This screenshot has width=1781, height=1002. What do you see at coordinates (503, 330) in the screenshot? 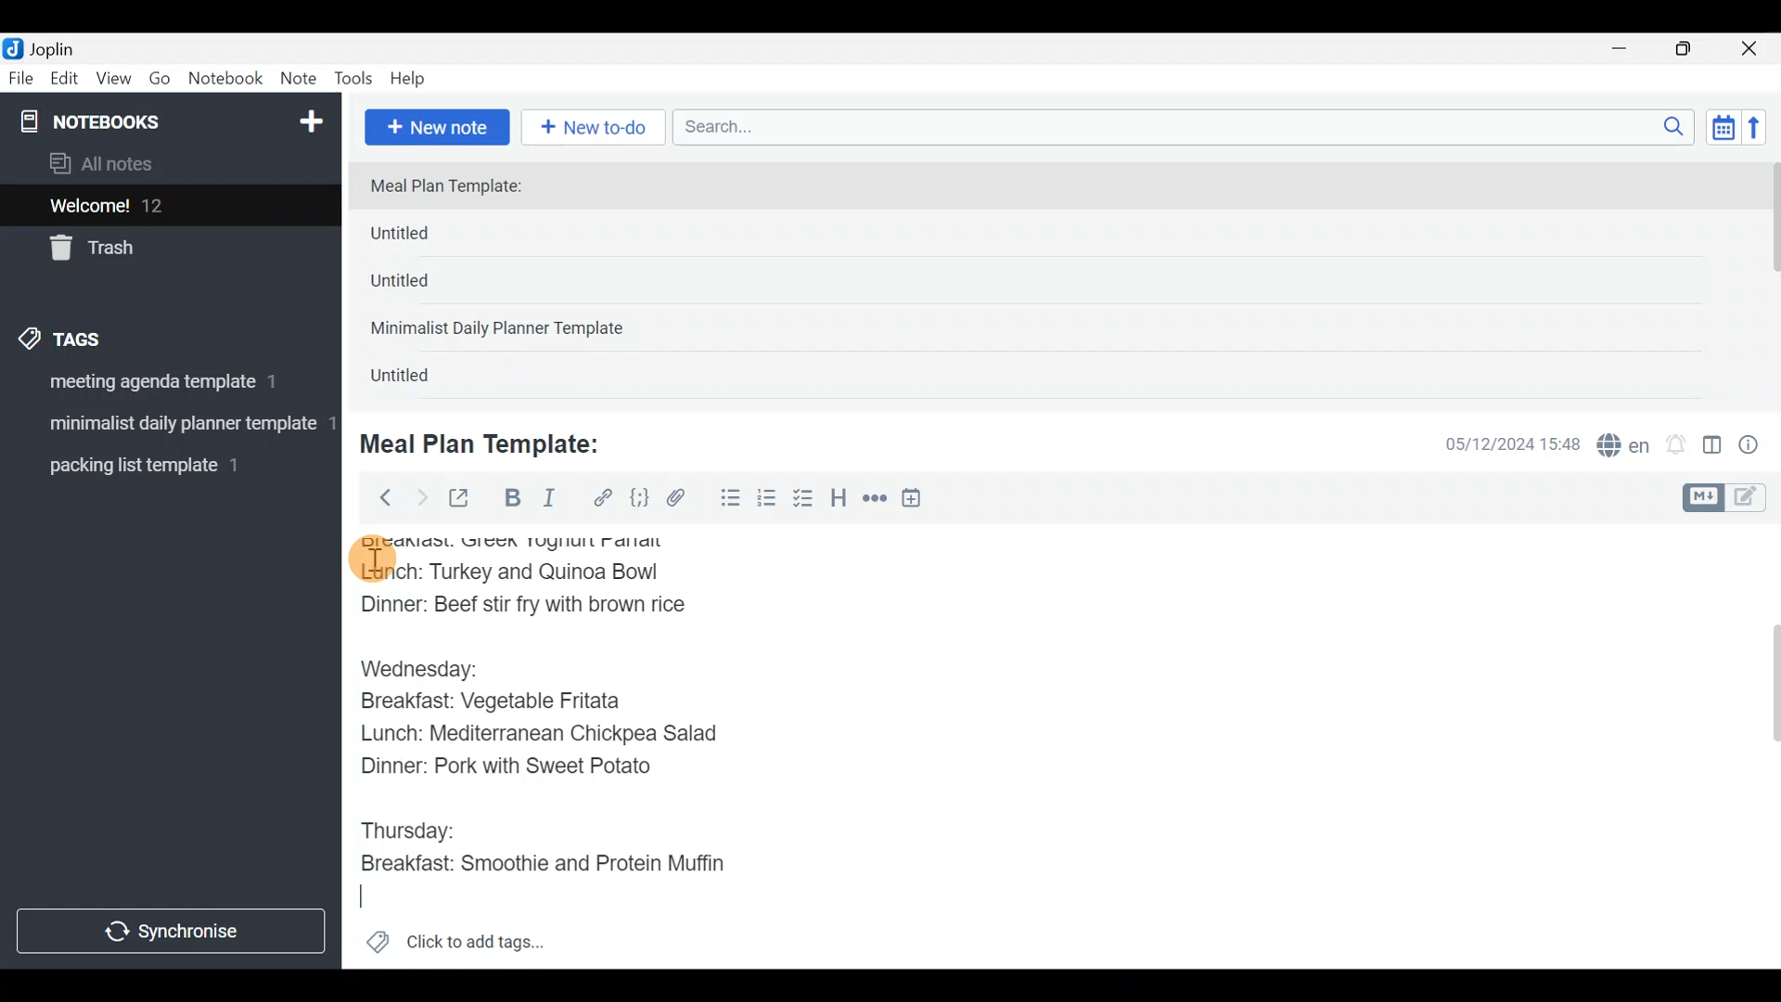
I see `Minimalist Daily Planner Template` at bounding box center [503, 330].